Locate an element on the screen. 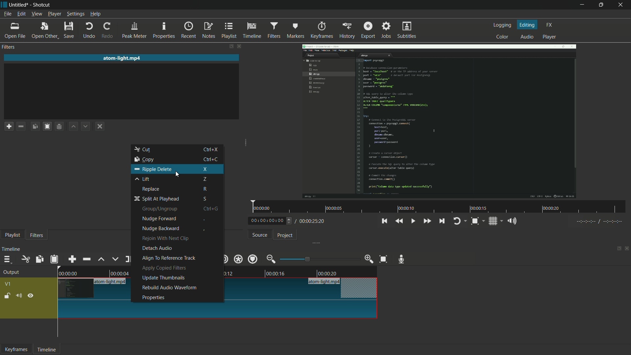  save filter set is located at coordinates (59, 126).